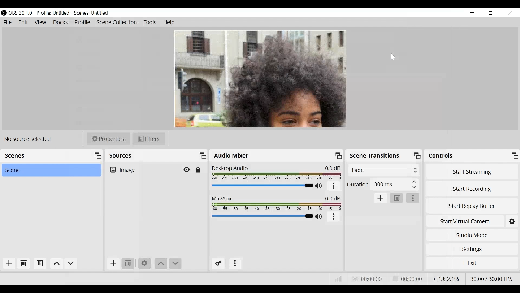  What do you see at coordinates (4, 12) in the screenshot?
I see `OBS Studio Desktop Icon` at bounding box center [4, 12].